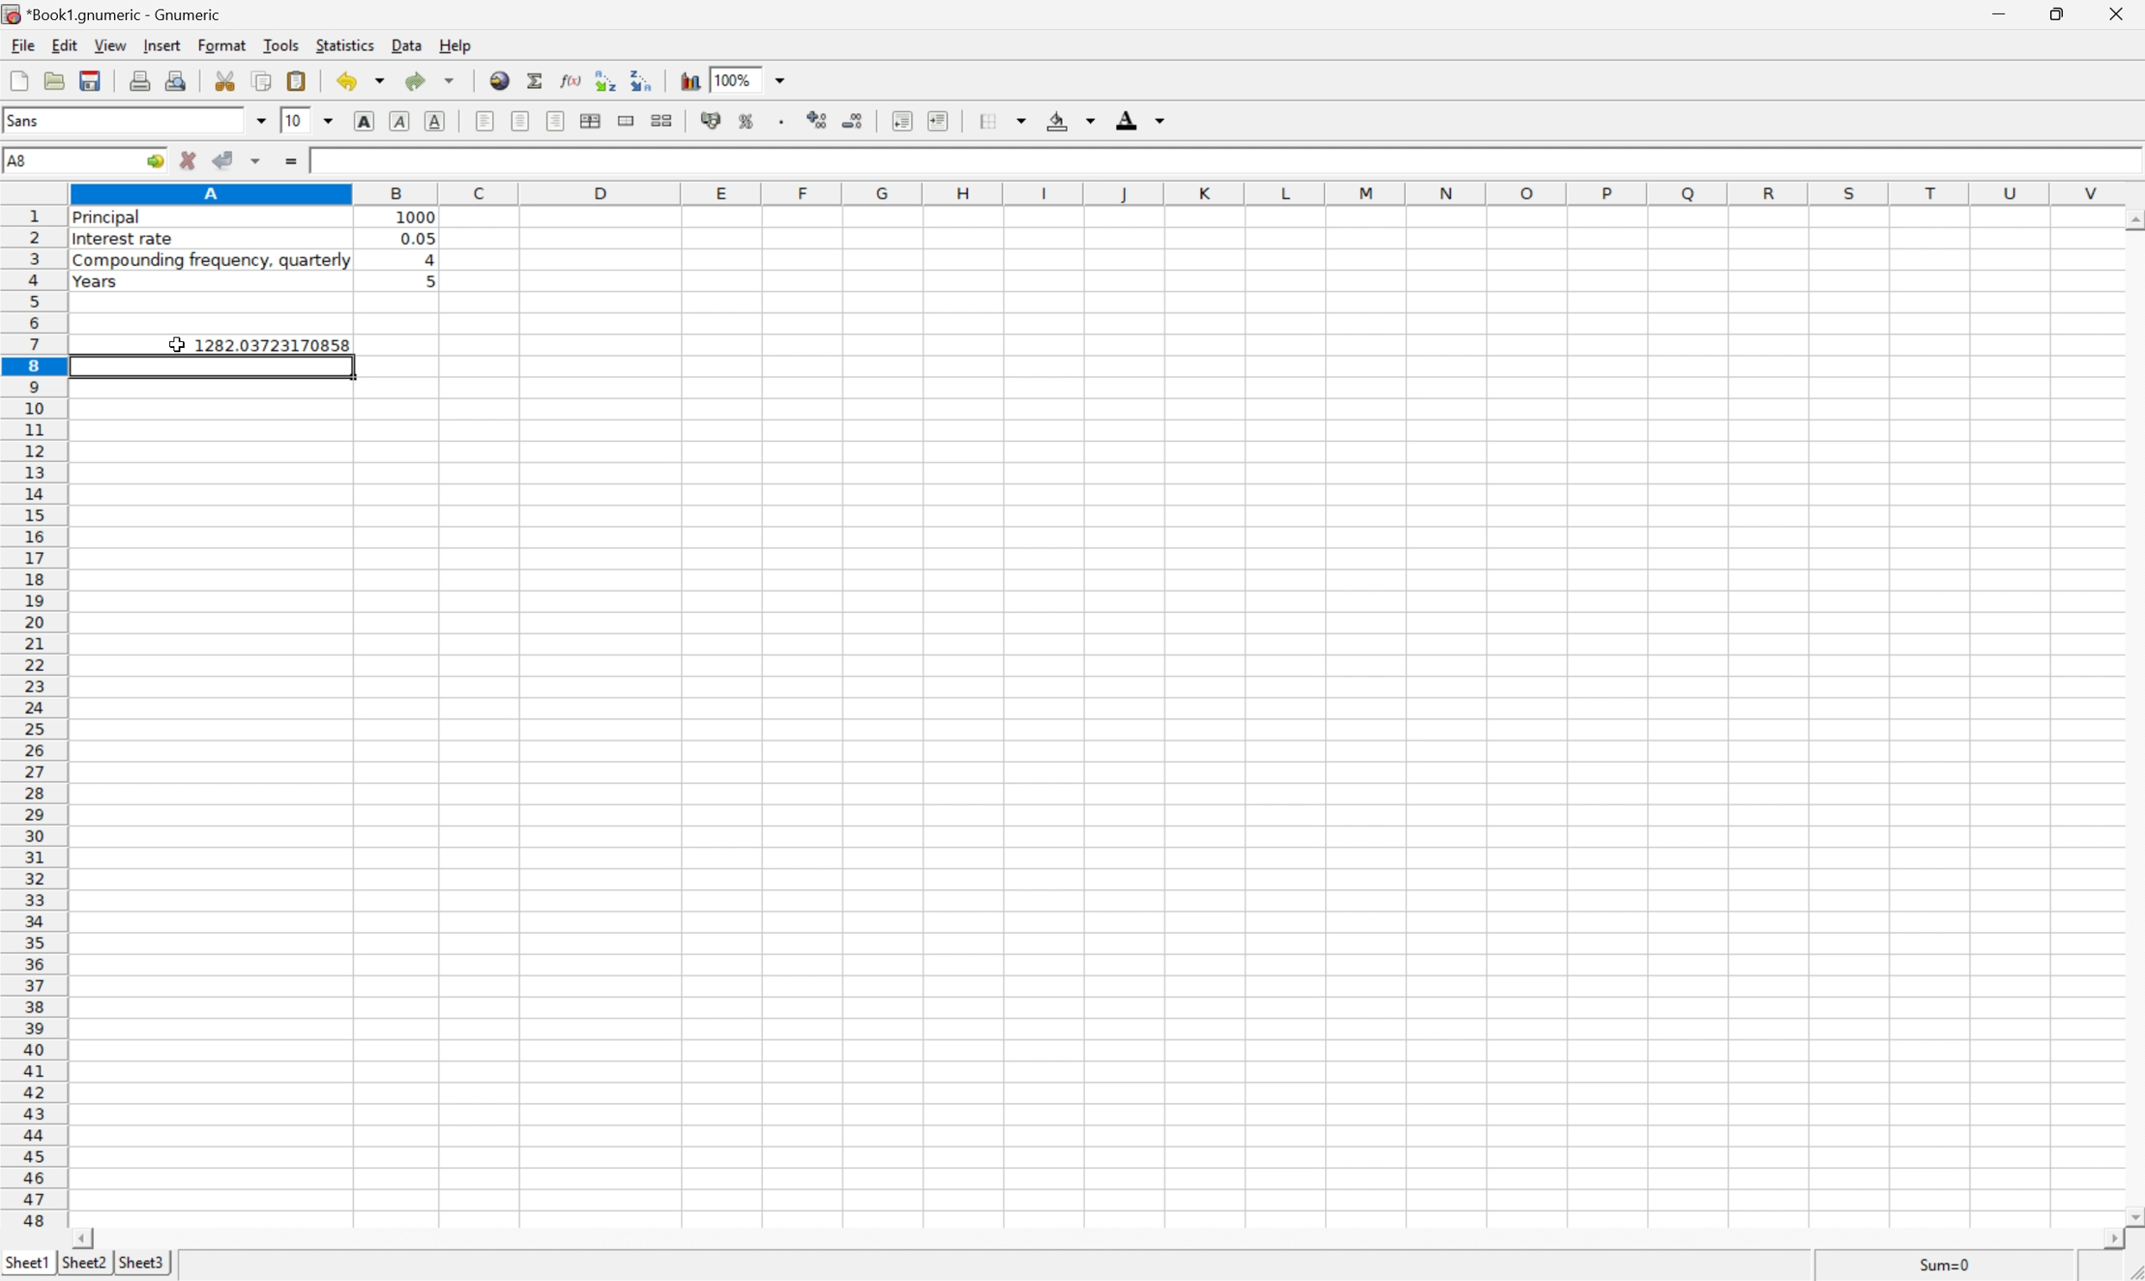 The height and width of the screenshot is (1281, 2145). I want to click on sum in current cell, so click(536, 79).